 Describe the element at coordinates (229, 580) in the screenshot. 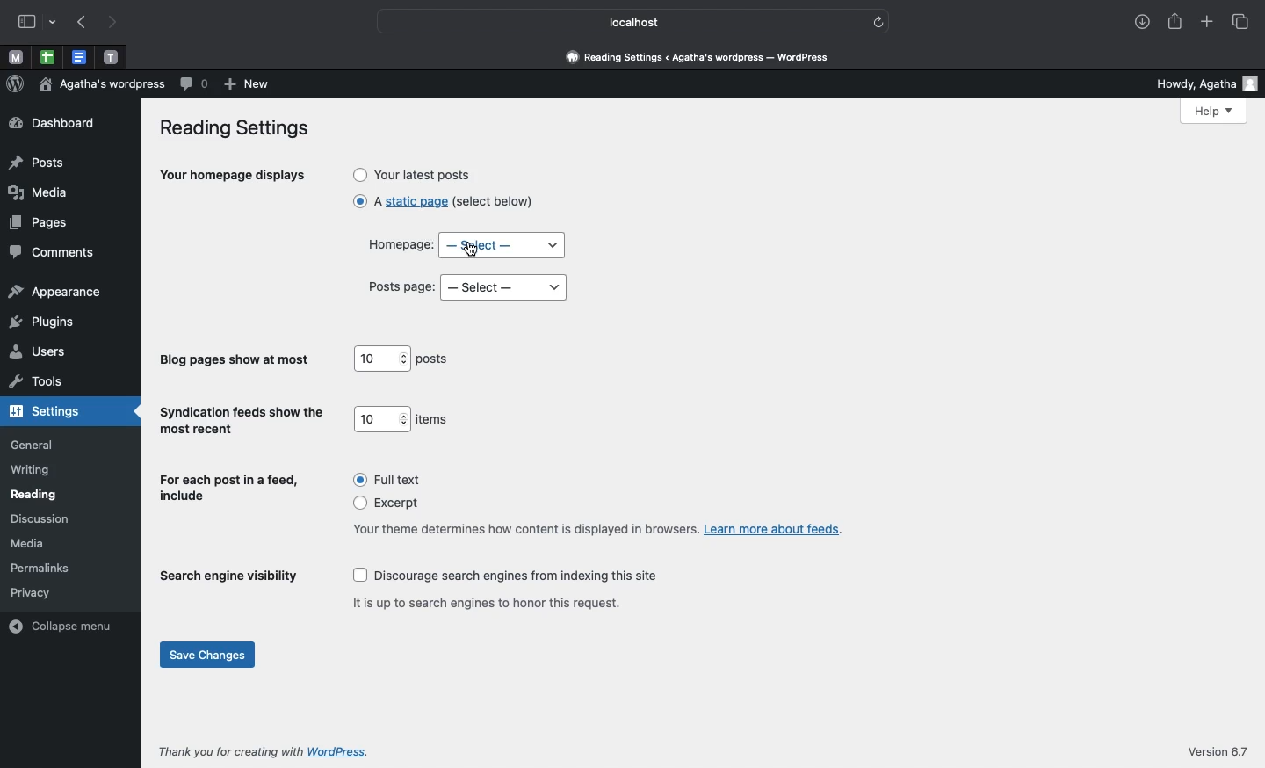

I see `Search engine visibility` at that location.